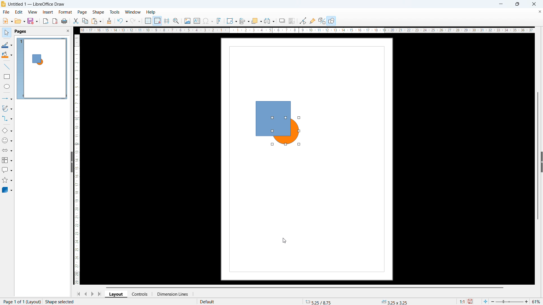  What do you see at coordinates (510, 301) in the screenshot?
I see `zoom slider` at bounding box center [510, 301].